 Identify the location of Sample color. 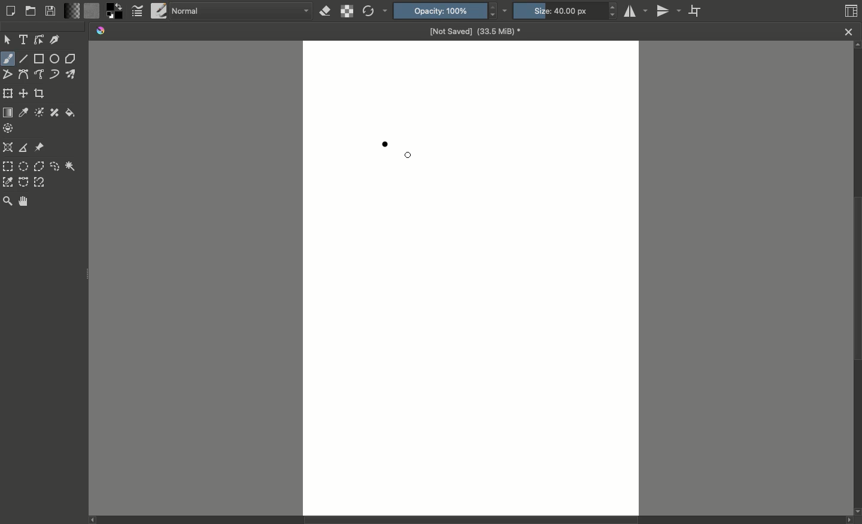
(24, 112).